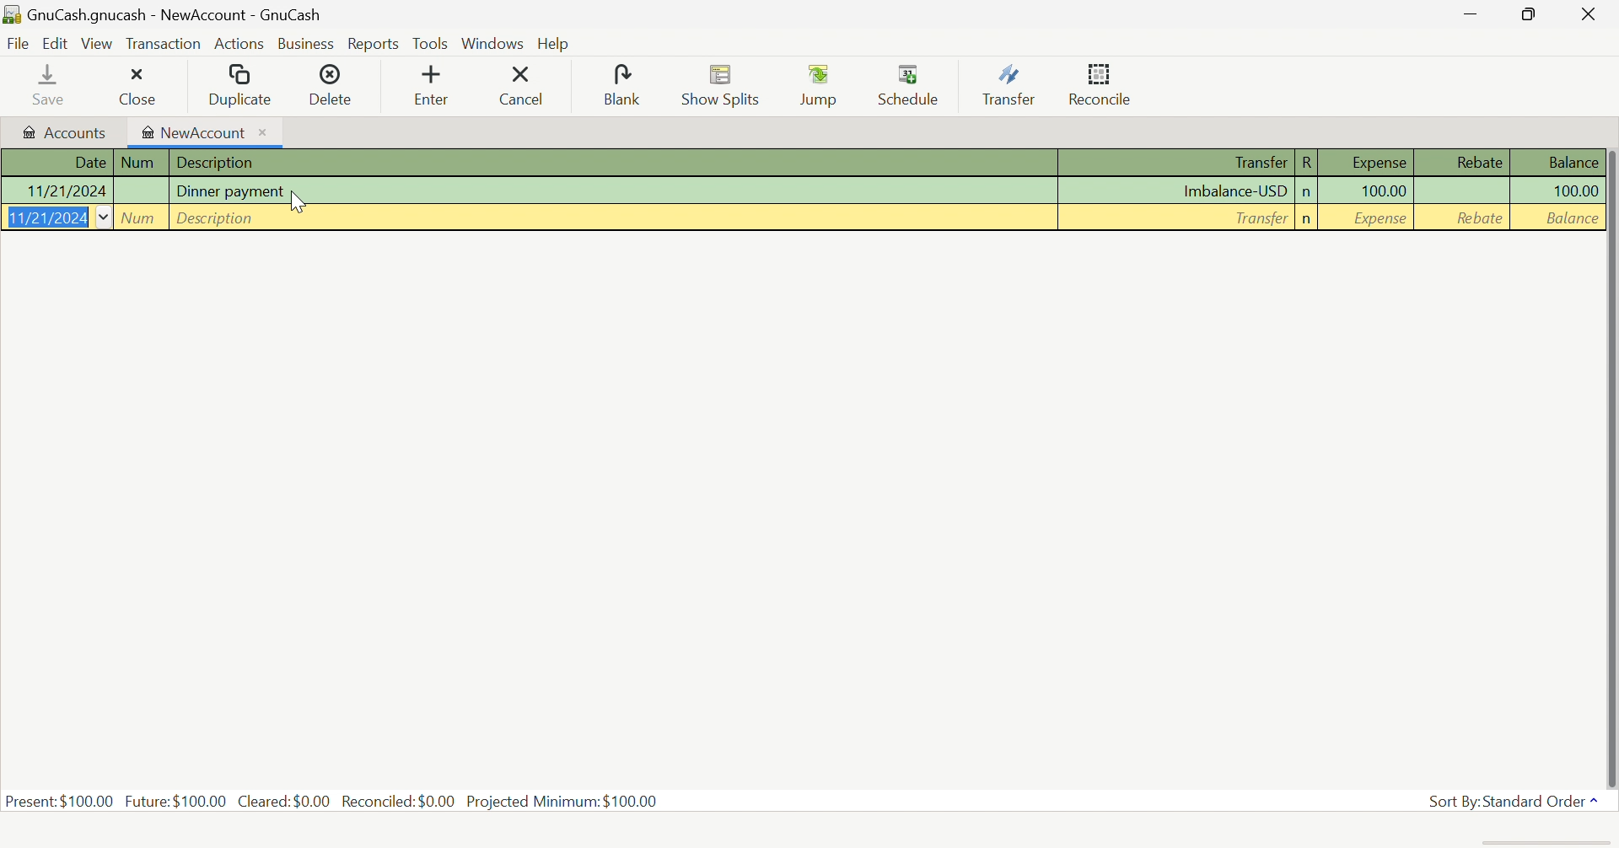 Image resolution: width=1619 pixels, height=848 pixels. What do you see at coordinates (399, 802) in the screenshot?
I see `Reconciled: $0.00` at bounding box center [399, 802].